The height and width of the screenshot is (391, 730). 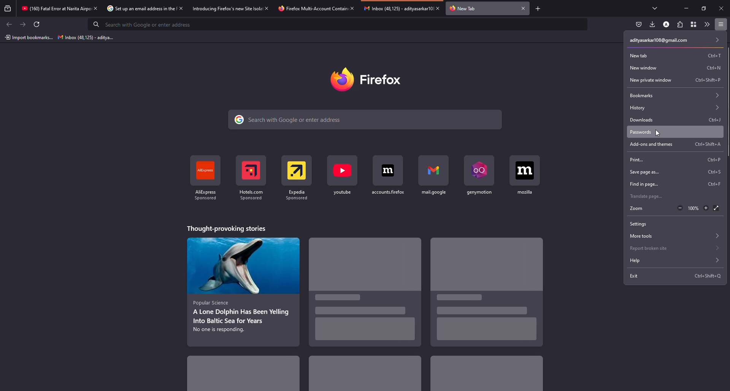 What do you see at coordinates (692, 24) in the screenshot?
I see `container` at bounding box center [692, 24].